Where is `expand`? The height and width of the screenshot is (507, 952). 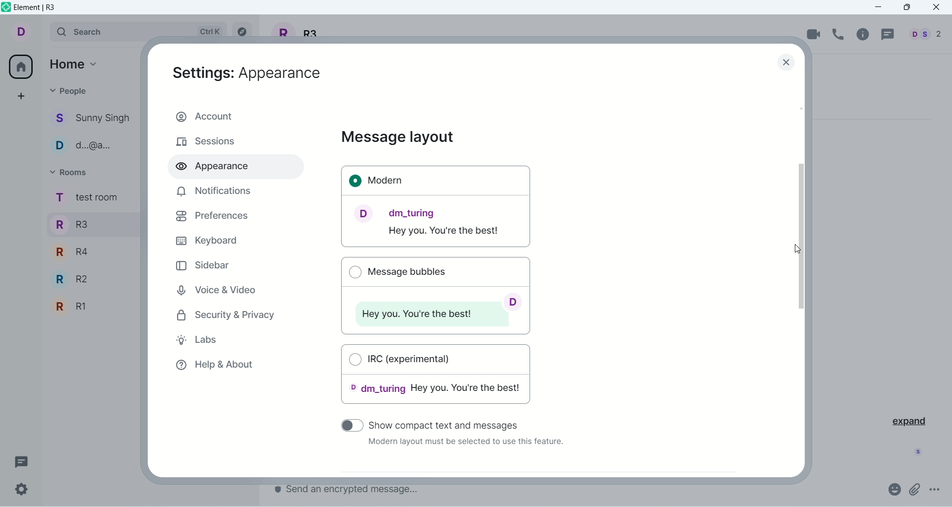 expand is located at coordinates (908, 420).